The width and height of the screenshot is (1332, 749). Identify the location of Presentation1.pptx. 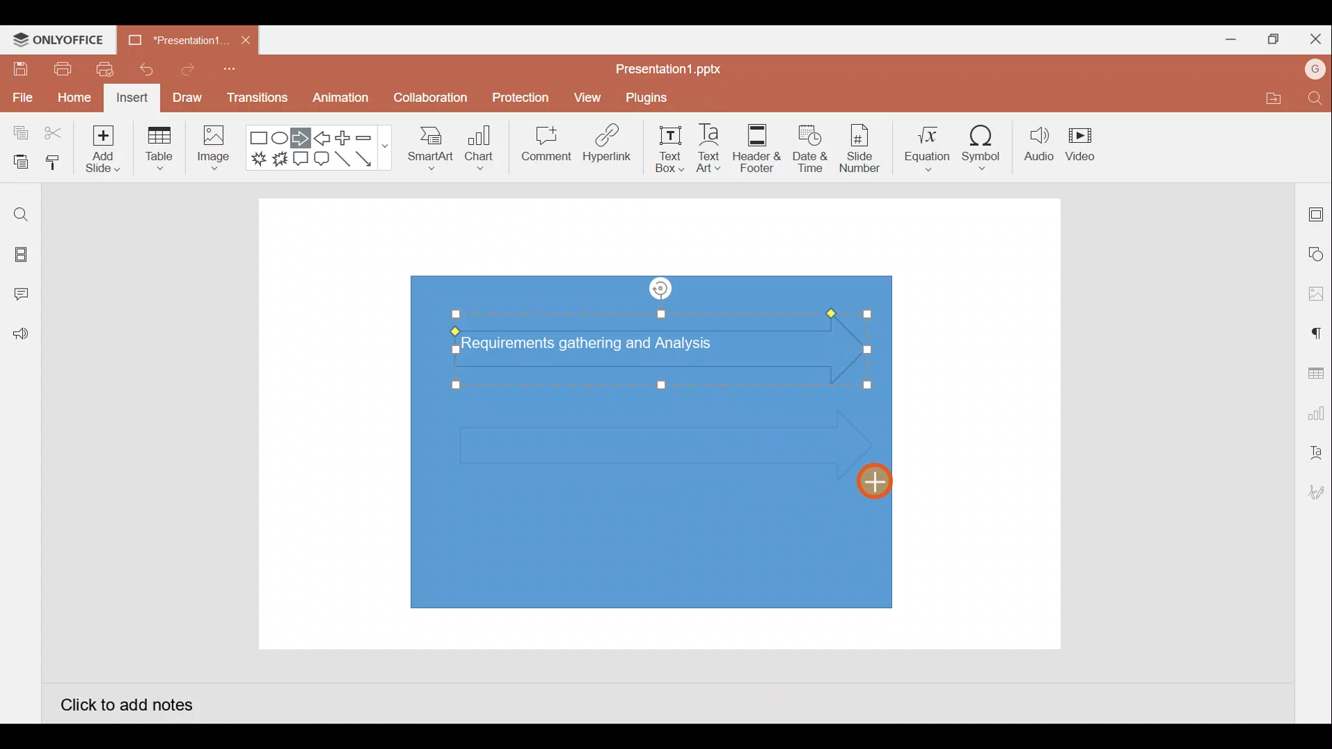
(674, 67).